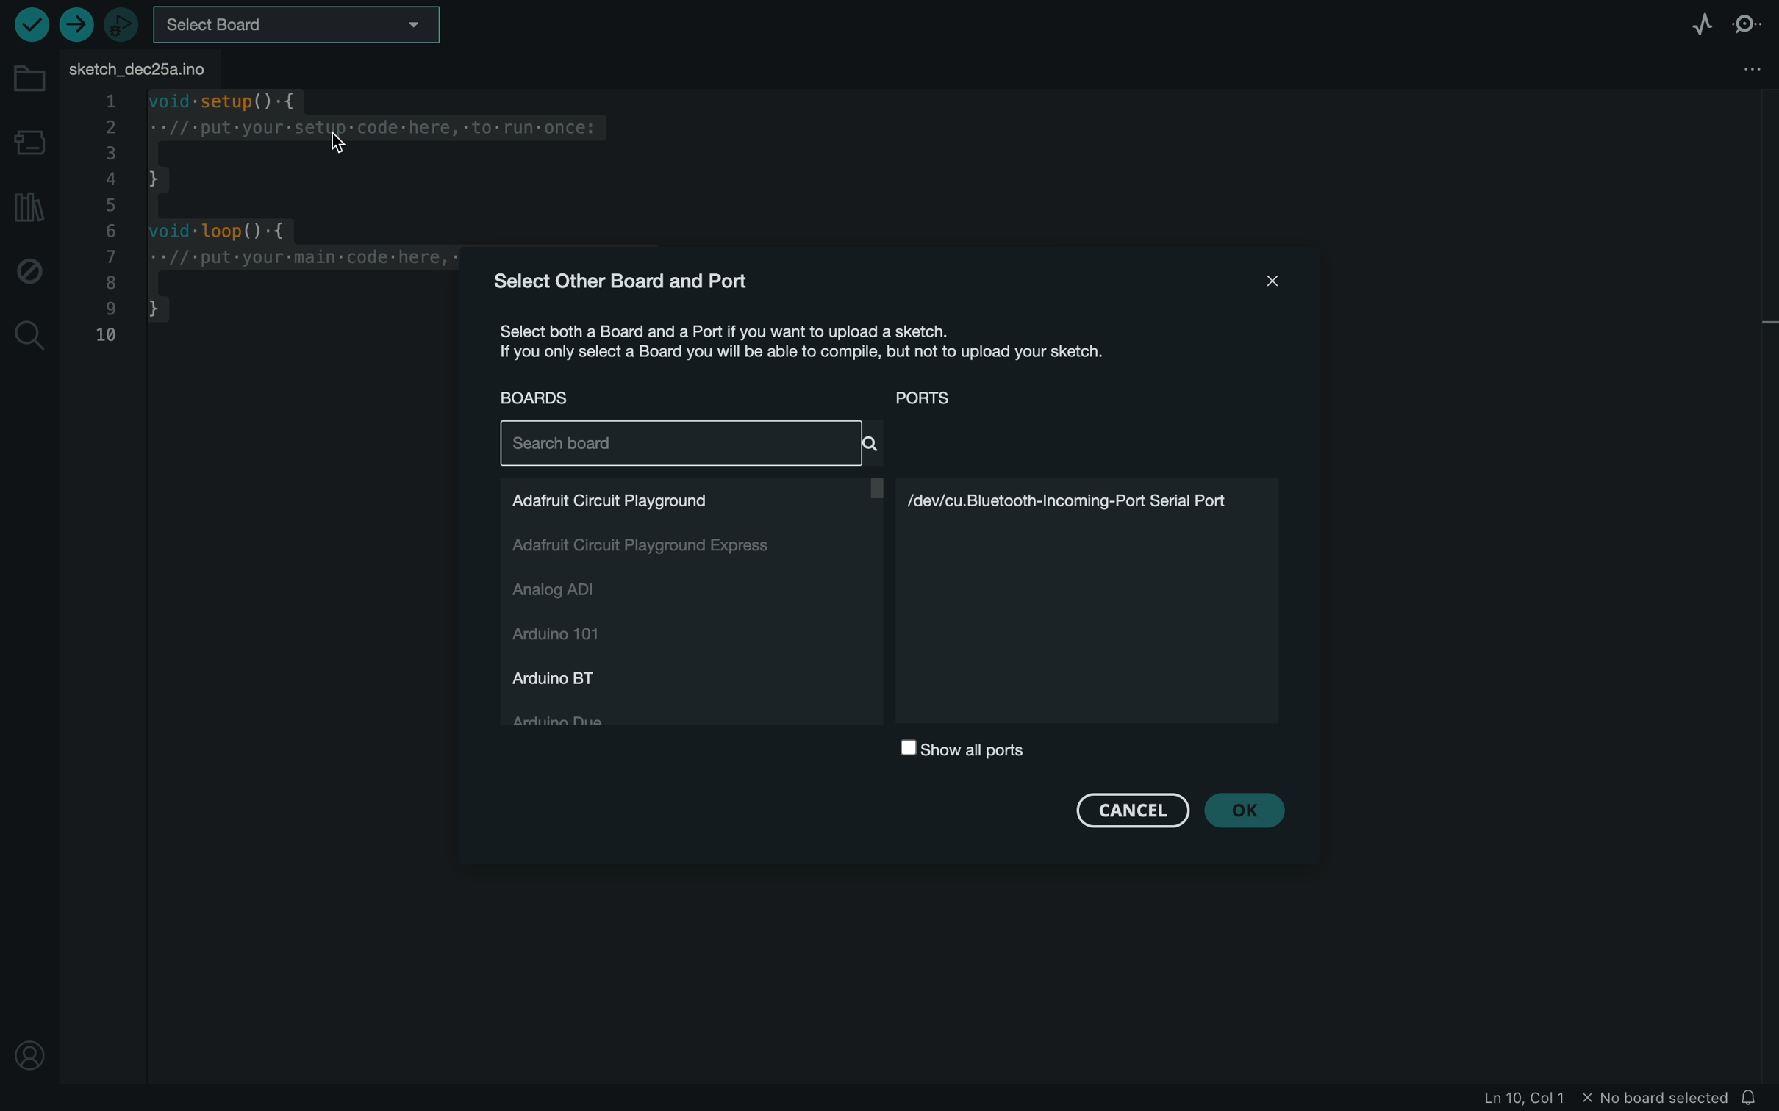 The image size is (1779, 1111). I want to click on serial plotter, so click(1698, 24).